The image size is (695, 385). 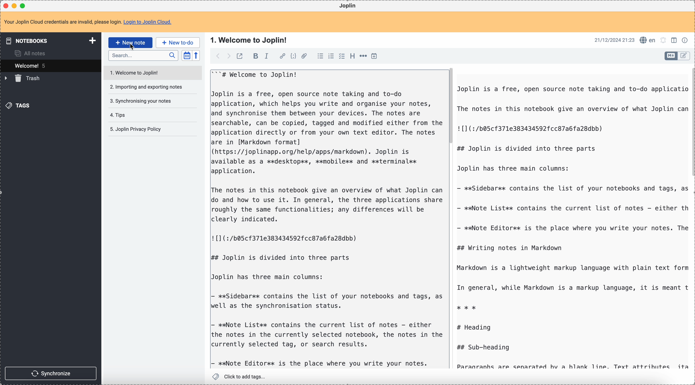 What do you see at coordinates (50, 66) in the screenshot?
I see `welcome` at bounding box center [50, 66].